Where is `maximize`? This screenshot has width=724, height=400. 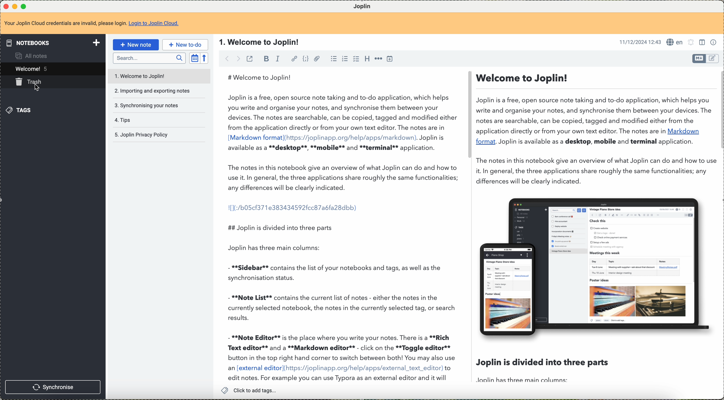 maximize is located at coordinates (24, 5).